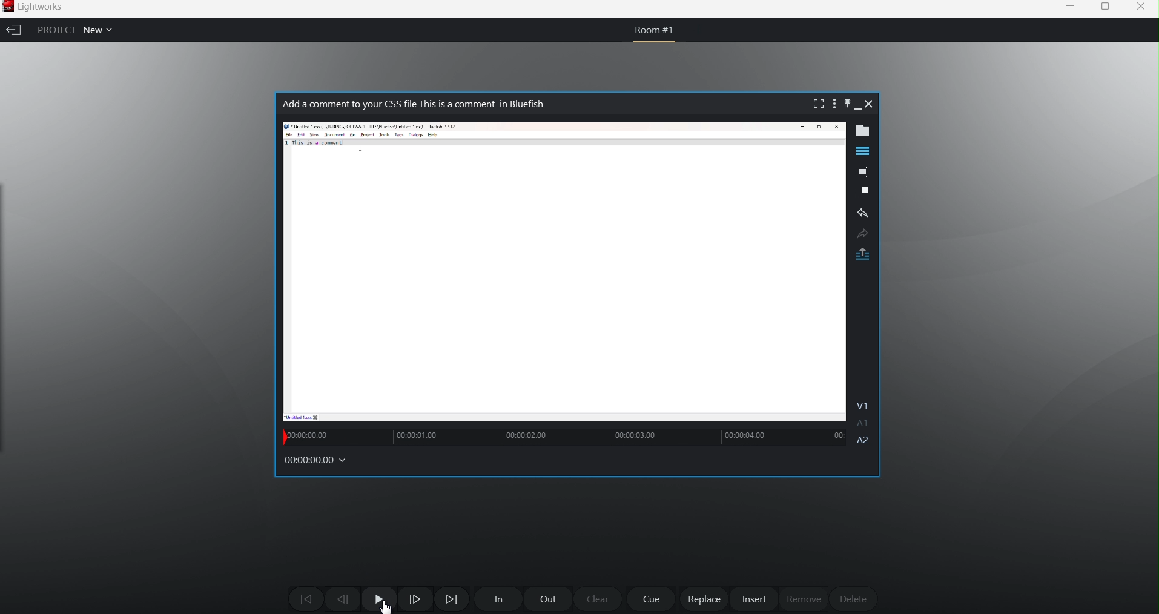  Describe the element at coordinates (863, 424) in the screenshot. I see `A1` at that location.